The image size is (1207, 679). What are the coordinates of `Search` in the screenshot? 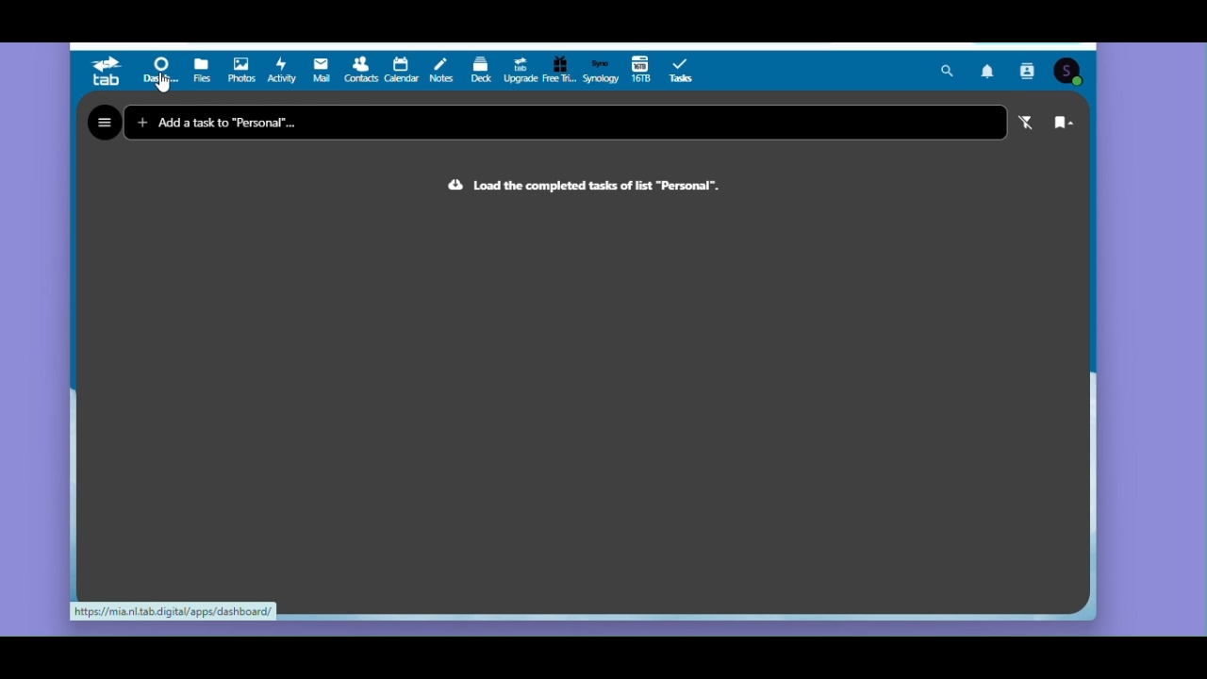 It's located at (949, 72).